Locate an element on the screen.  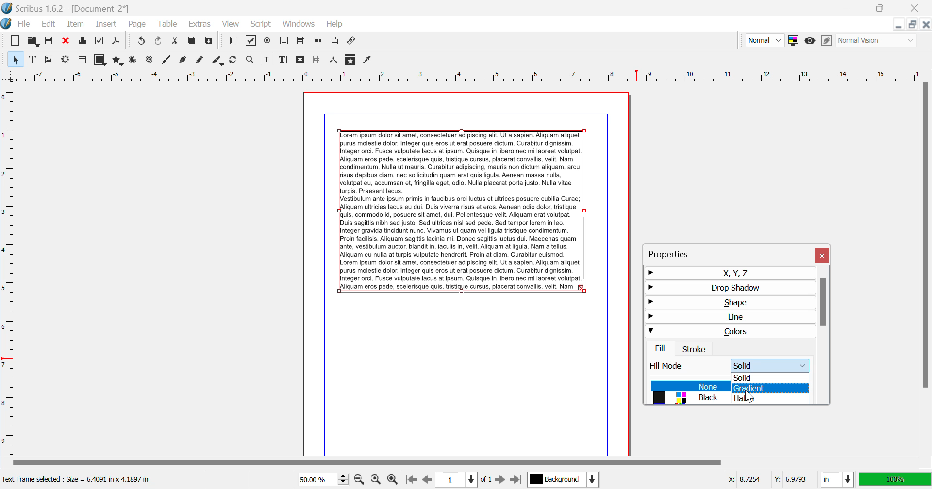
Render Frame is located at coordinates (65, 61).